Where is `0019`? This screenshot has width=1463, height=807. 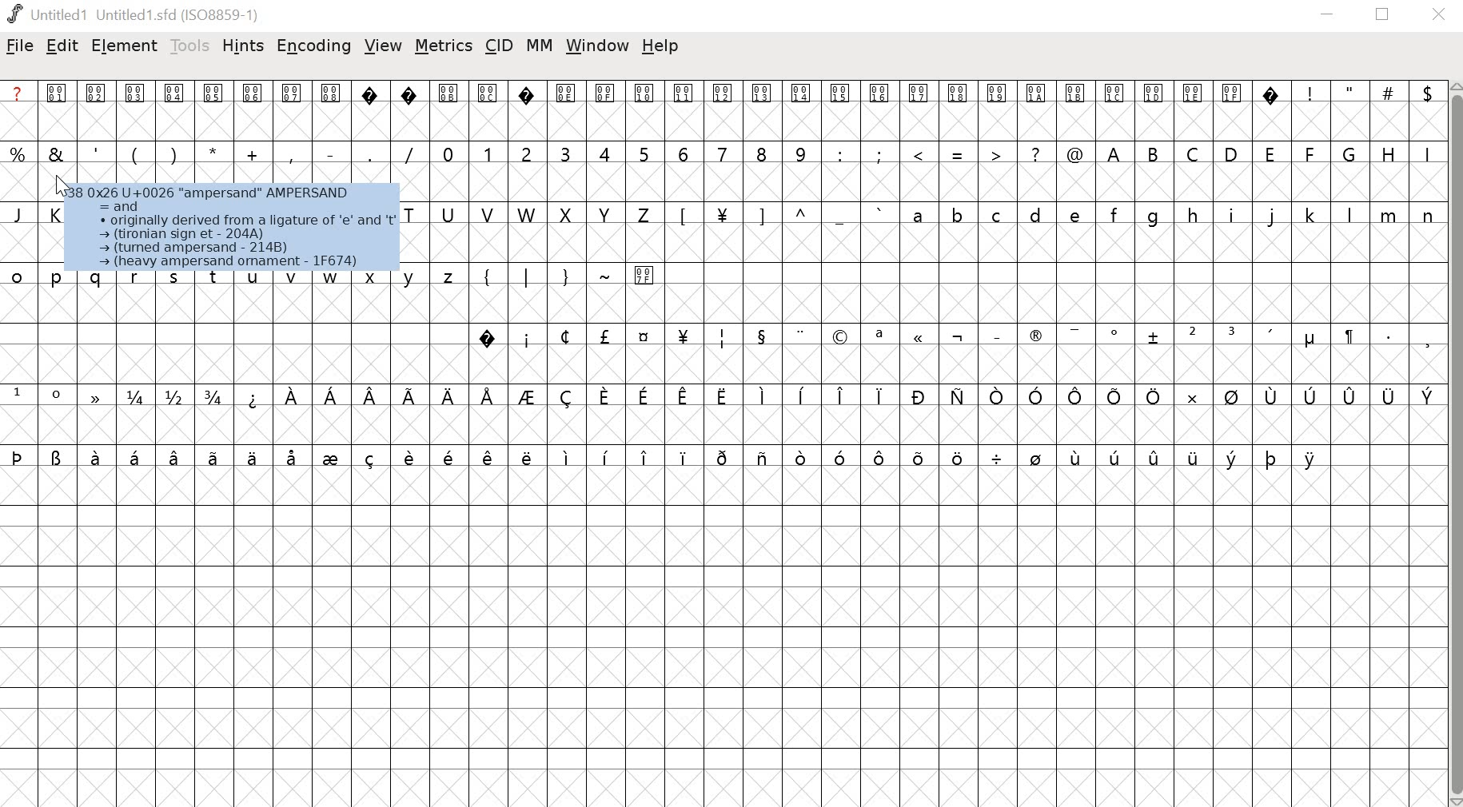 0019 is located at coordinates (998, 111).